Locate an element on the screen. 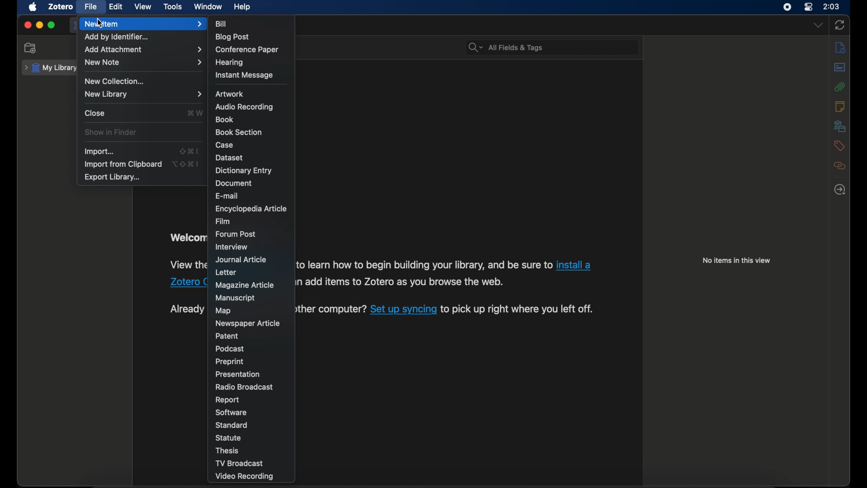 This screenshot has height=488, width=867. text is located at coordinates (329, 310).